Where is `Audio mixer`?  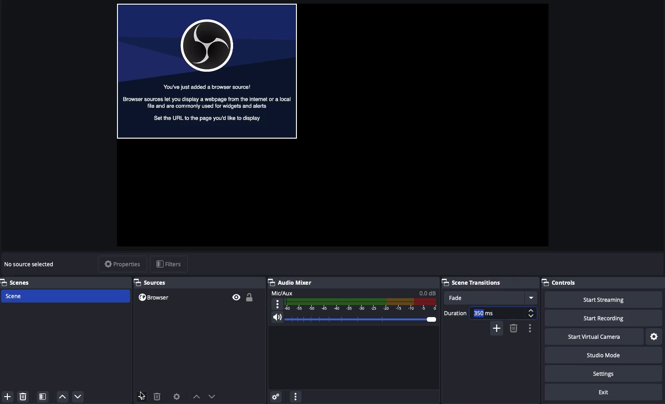 Audio mixer is located at coordinates (351, 283).